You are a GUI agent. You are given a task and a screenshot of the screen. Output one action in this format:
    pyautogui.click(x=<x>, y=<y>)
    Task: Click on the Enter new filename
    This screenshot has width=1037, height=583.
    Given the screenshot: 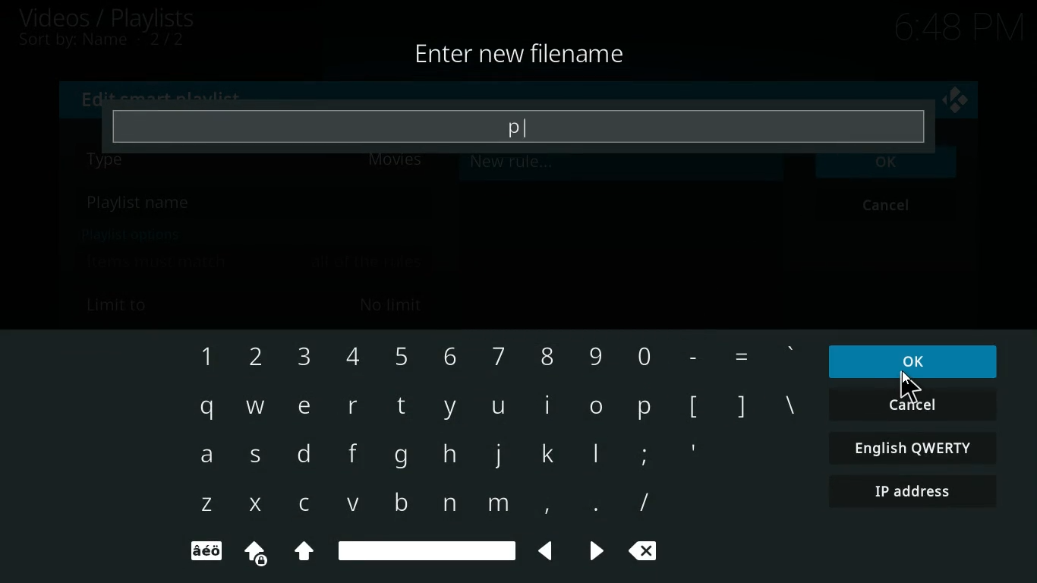 What is the action you would take?
    pyautogui.click(x=522, y=55)
    